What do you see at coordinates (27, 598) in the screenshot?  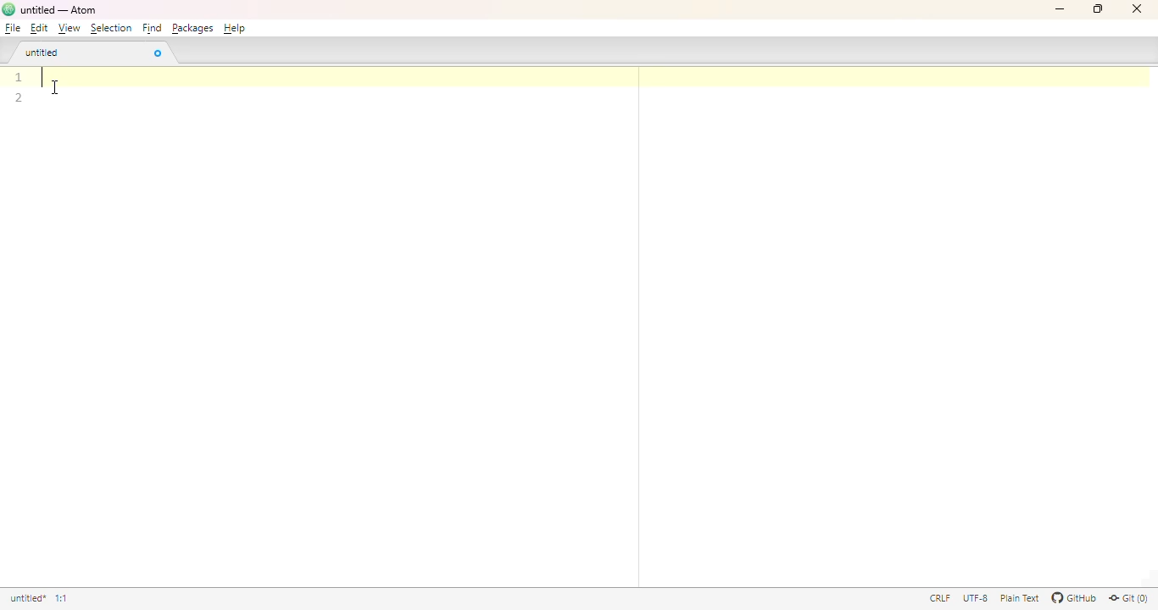 I see `untitled` at bounding box center [27, 598].